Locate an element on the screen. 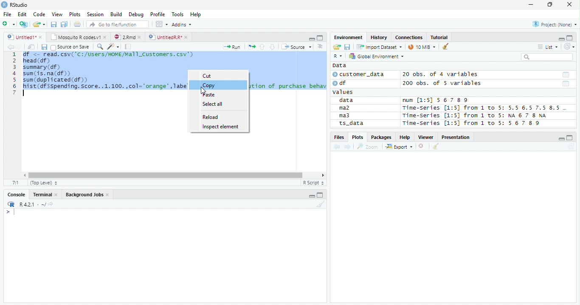 The width and height of the screenshot is (580, 305). Presentation is located at coordinates (457, 137).